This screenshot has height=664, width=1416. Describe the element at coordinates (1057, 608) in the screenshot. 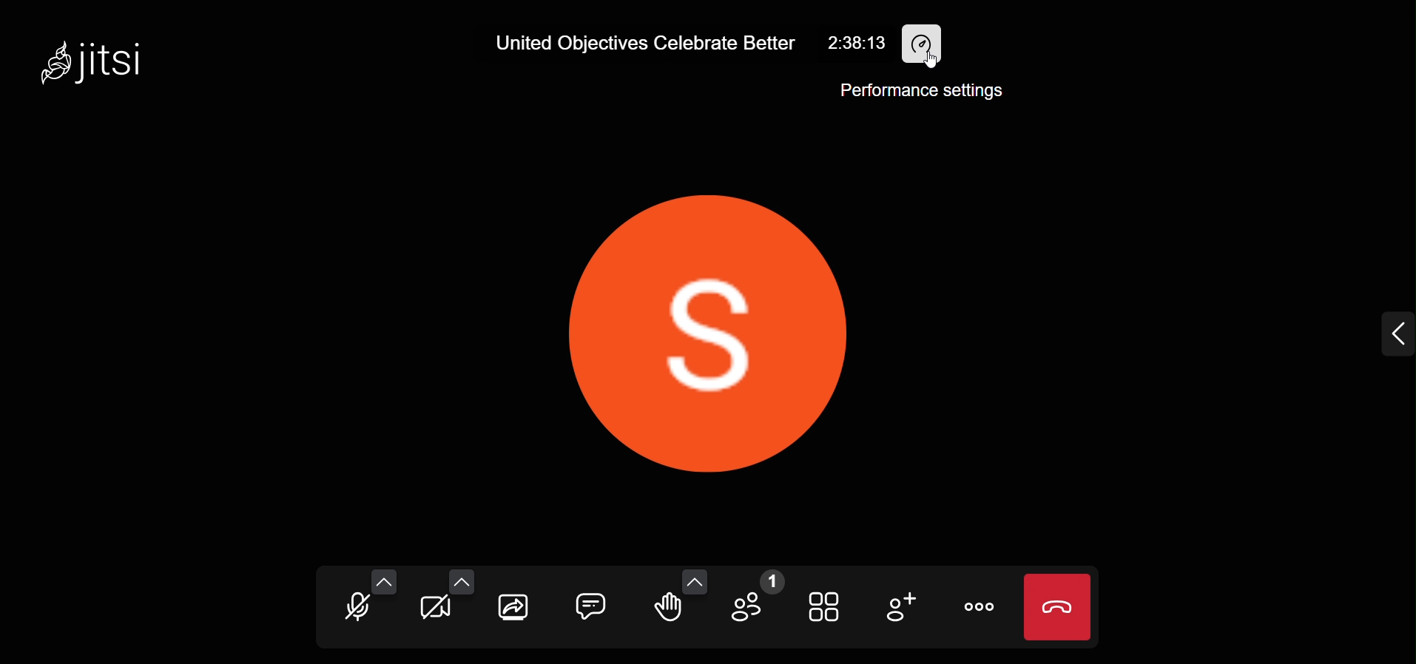

I see `leave meeting` at that location.